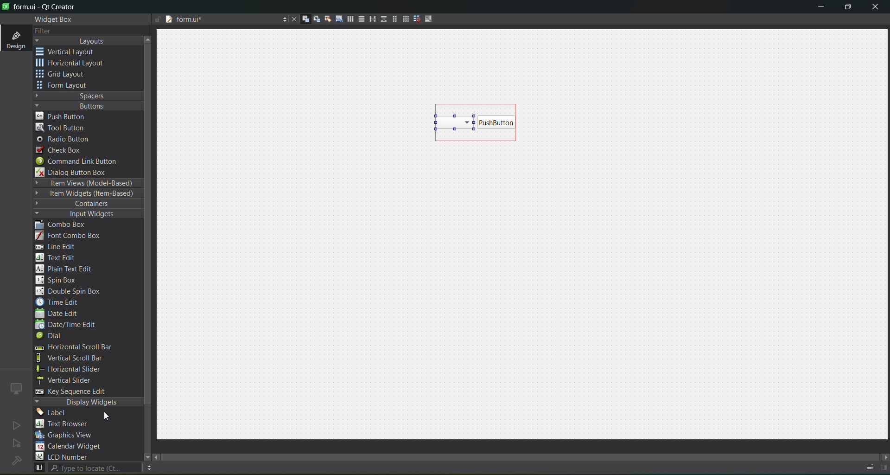 This screenshot has width=890, height=475. I want to click on break layout, so click(414, 19).